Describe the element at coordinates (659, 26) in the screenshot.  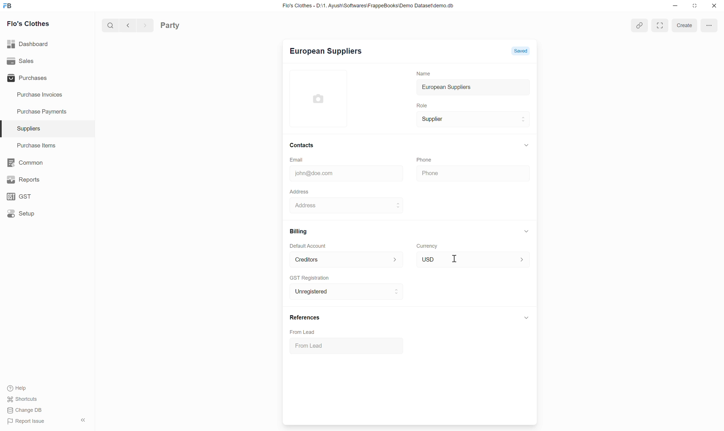
I see `Expand` at that location.